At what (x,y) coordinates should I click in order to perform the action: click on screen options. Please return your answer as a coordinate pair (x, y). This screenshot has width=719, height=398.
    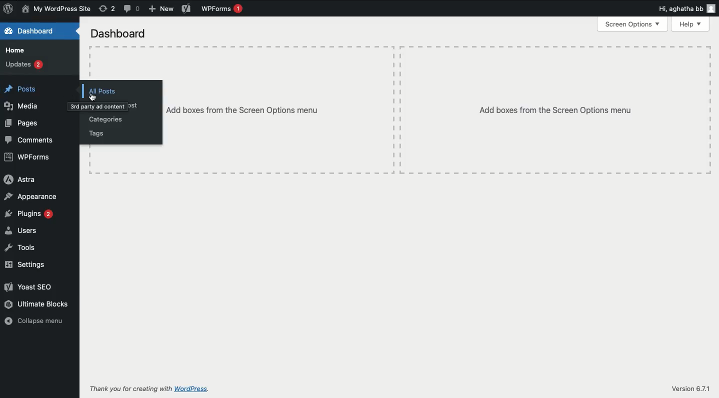
    Looking at the image, I should click on (633, 24).